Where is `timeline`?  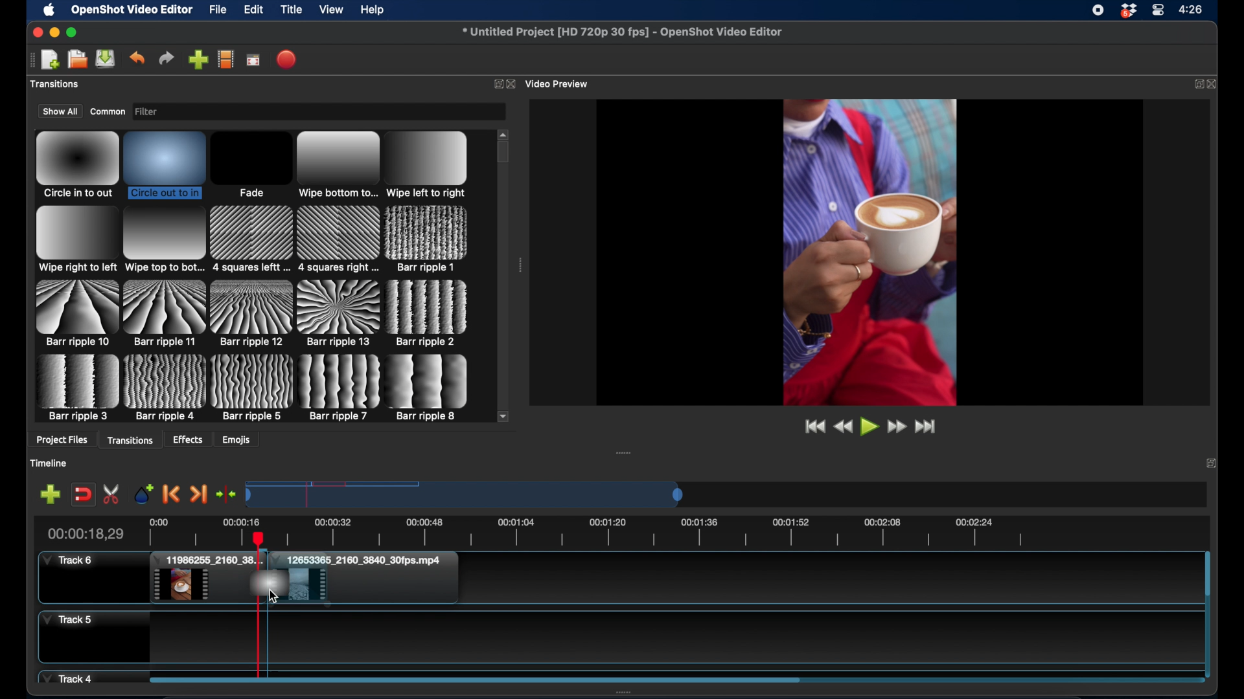
timeline is located at coordinates (641, 530).